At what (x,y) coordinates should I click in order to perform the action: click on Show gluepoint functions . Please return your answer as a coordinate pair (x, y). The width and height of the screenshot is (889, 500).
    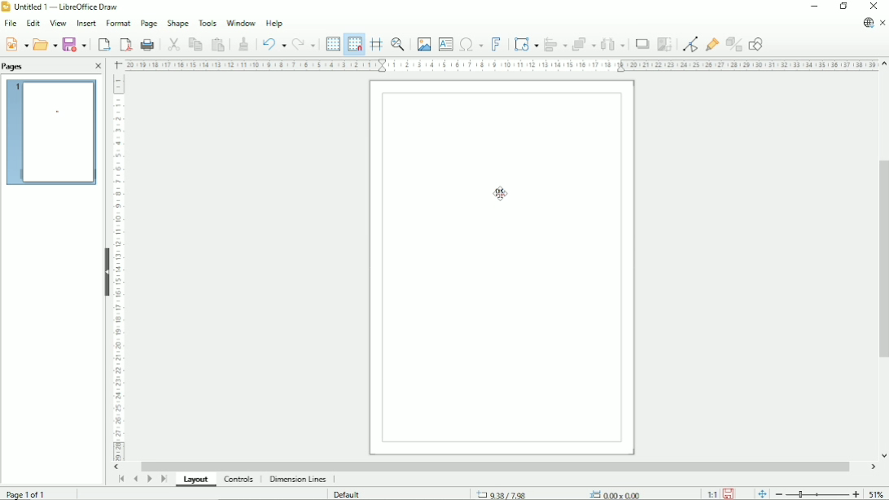
    Looking at the image, I should click on (712, 44).